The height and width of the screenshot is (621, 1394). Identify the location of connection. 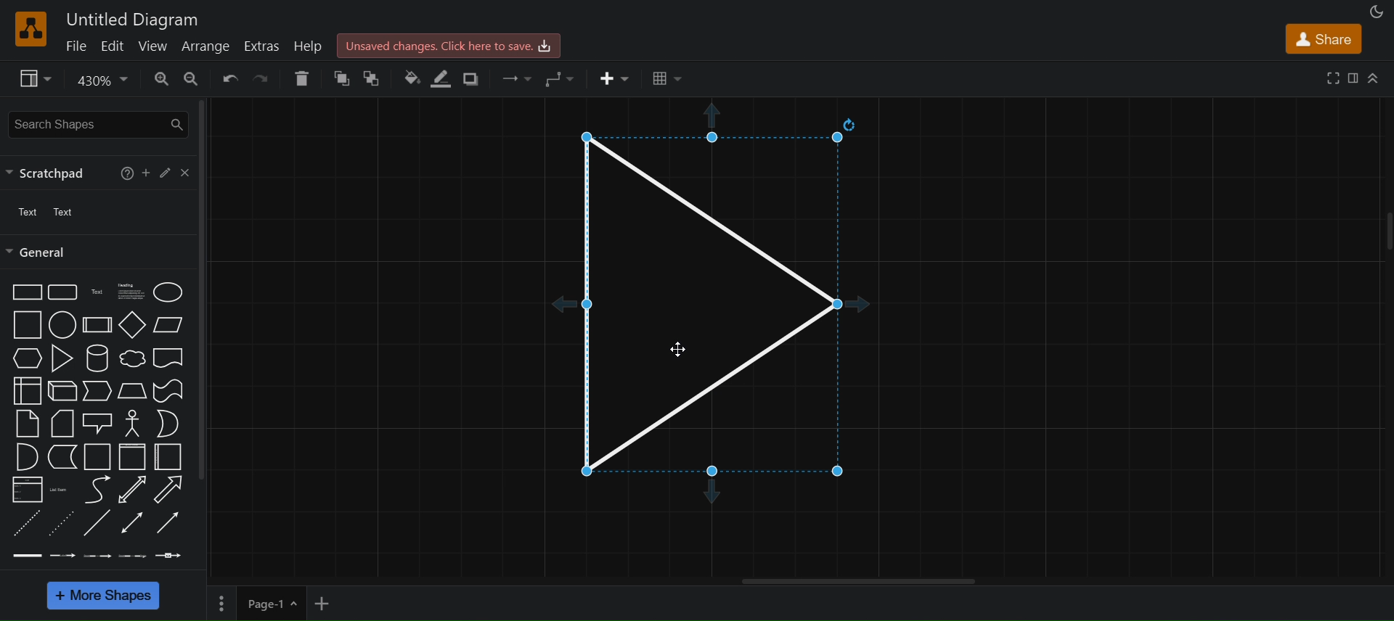
(516, 75).